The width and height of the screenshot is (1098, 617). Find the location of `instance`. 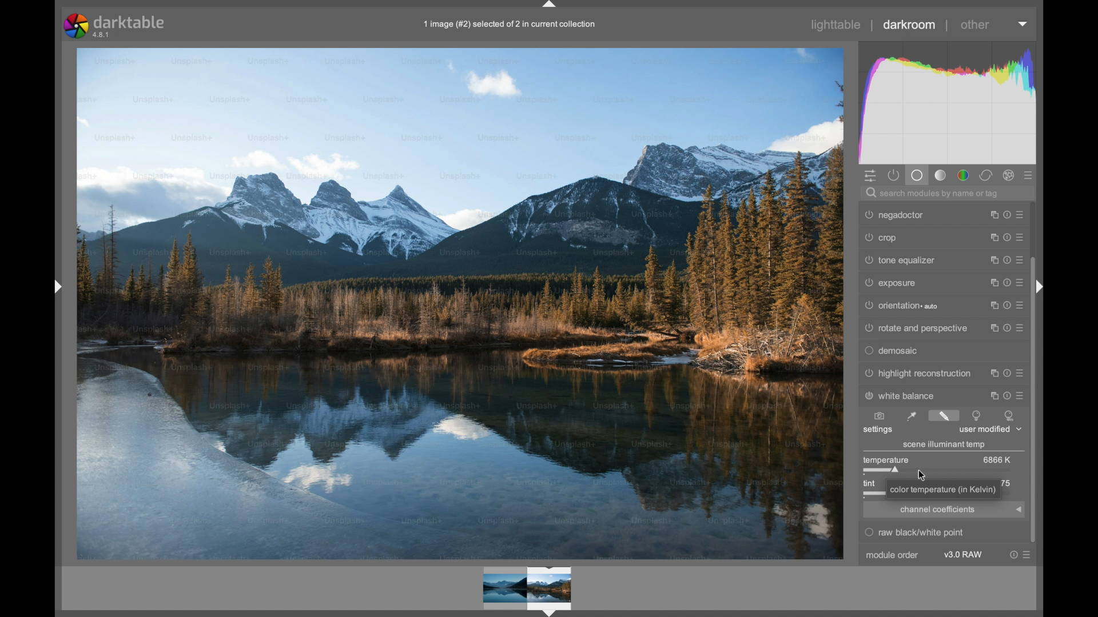

instance is located at coordinates (992, 371).